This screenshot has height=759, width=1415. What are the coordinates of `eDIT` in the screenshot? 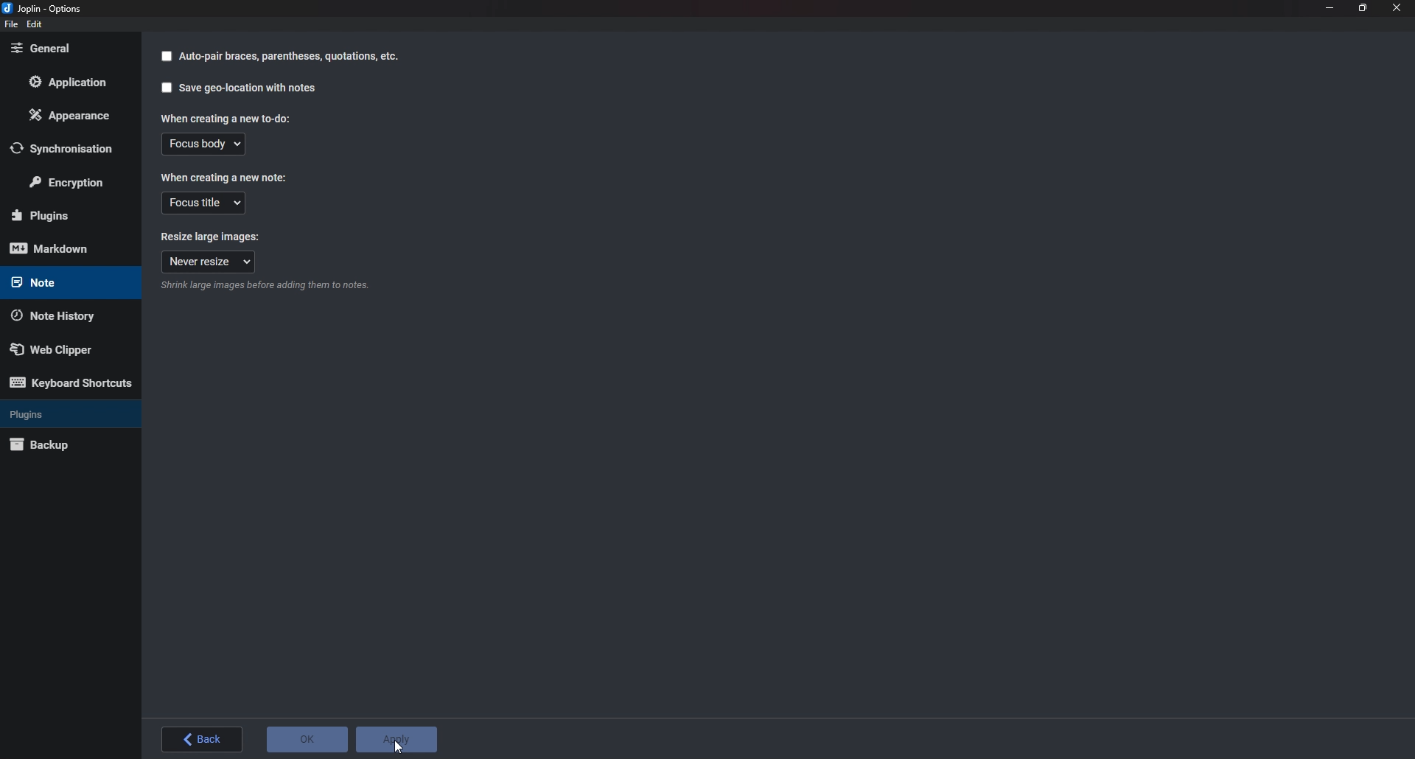 It's located at (34, 24).